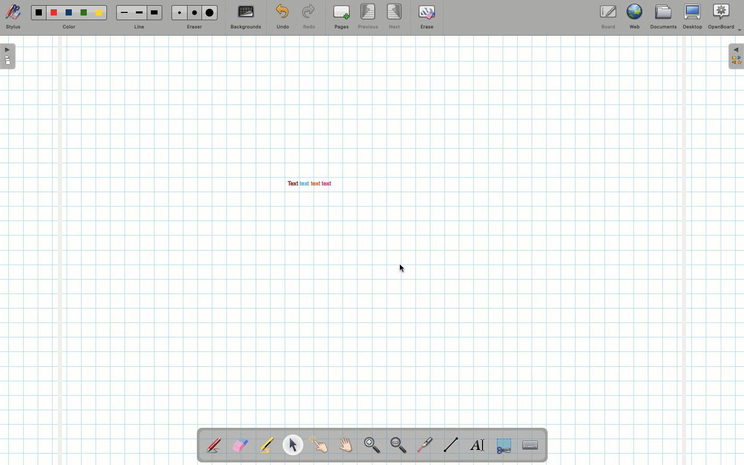 This screenshot has width=744, height=465. What do you see at coordinates (177, 12) in the screenshot?
I see `Small eraser` at bounding box center [177, 12].